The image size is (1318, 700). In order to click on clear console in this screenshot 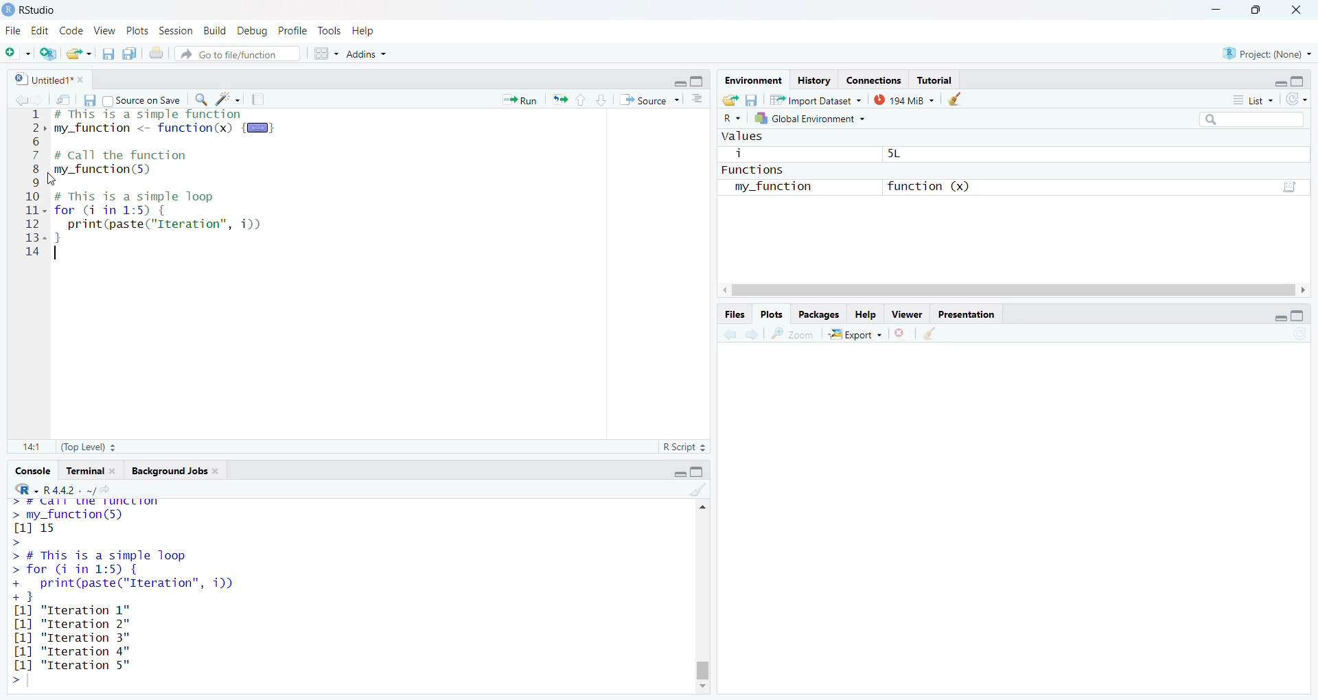, I will do `click(698, 489)`.